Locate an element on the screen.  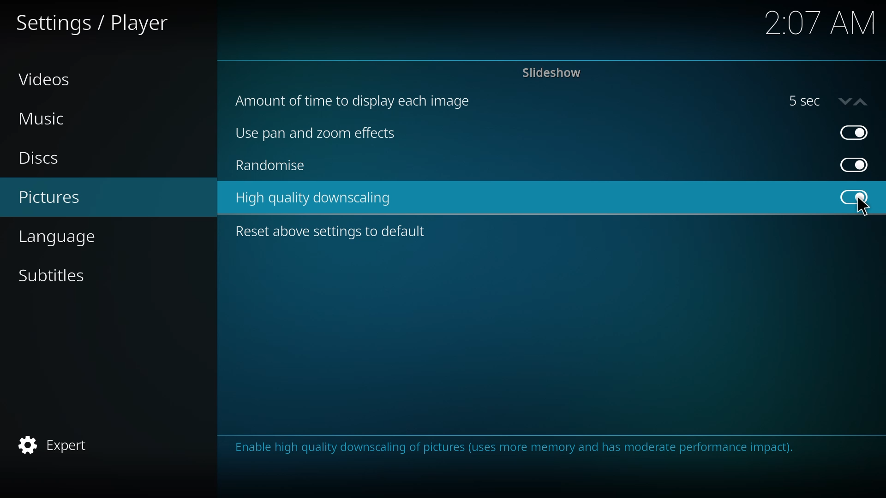
info is located at coordinates (522, 449).